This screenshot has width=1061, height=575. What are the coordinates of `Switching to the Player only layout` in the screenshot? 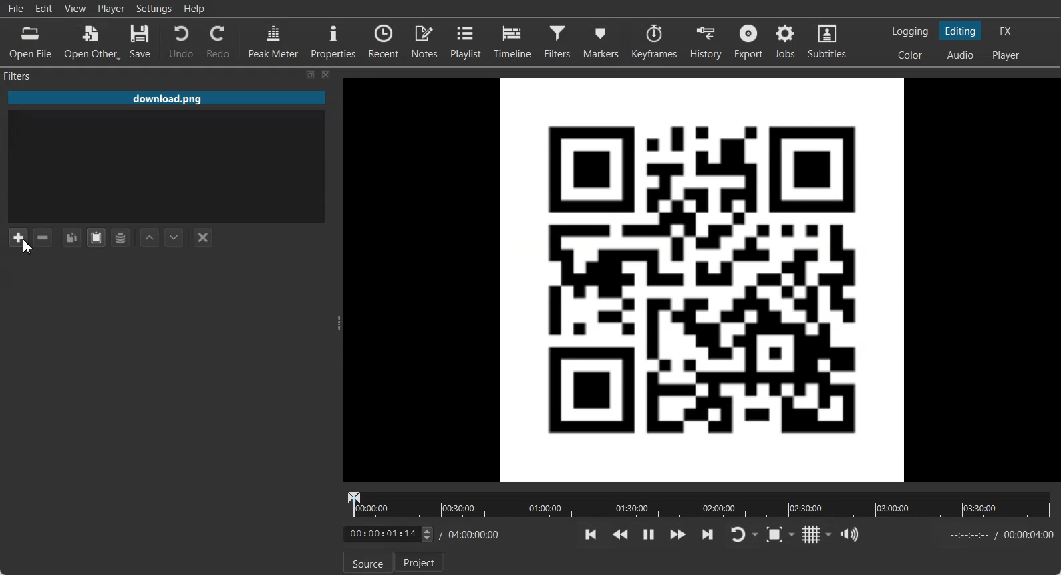 It's located at (1007, 55).